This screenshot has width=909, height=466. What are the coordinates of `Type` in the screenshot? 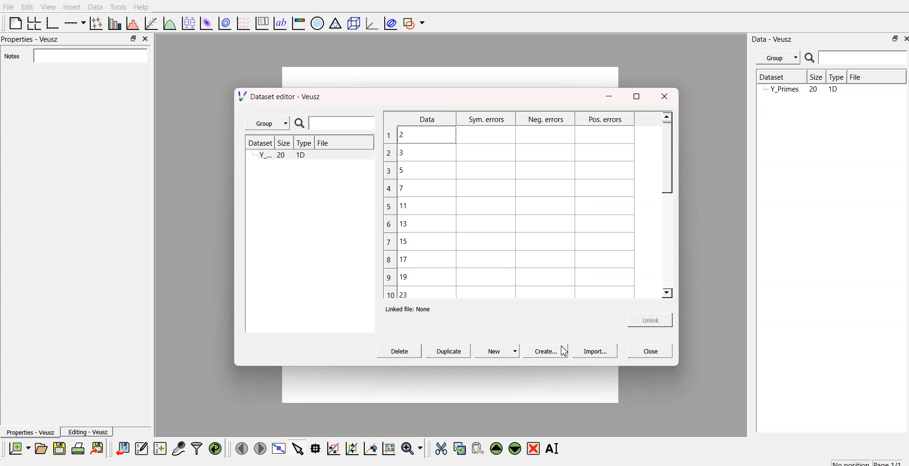 It's located at (836, 76).